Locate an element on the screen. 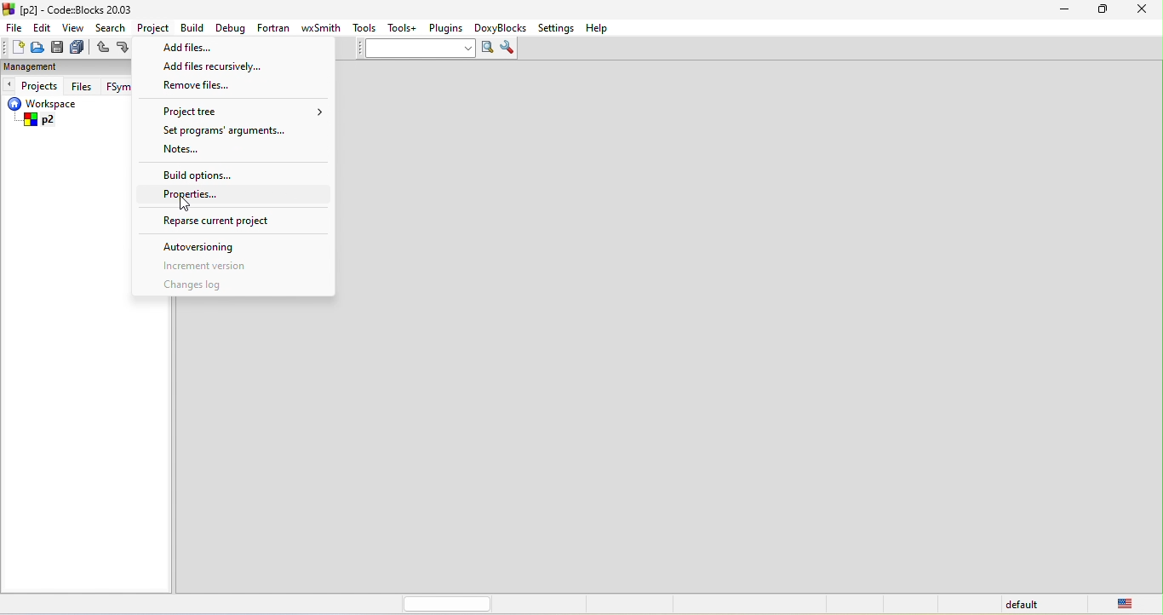  add files recursively is located at coordinates (212, 66).